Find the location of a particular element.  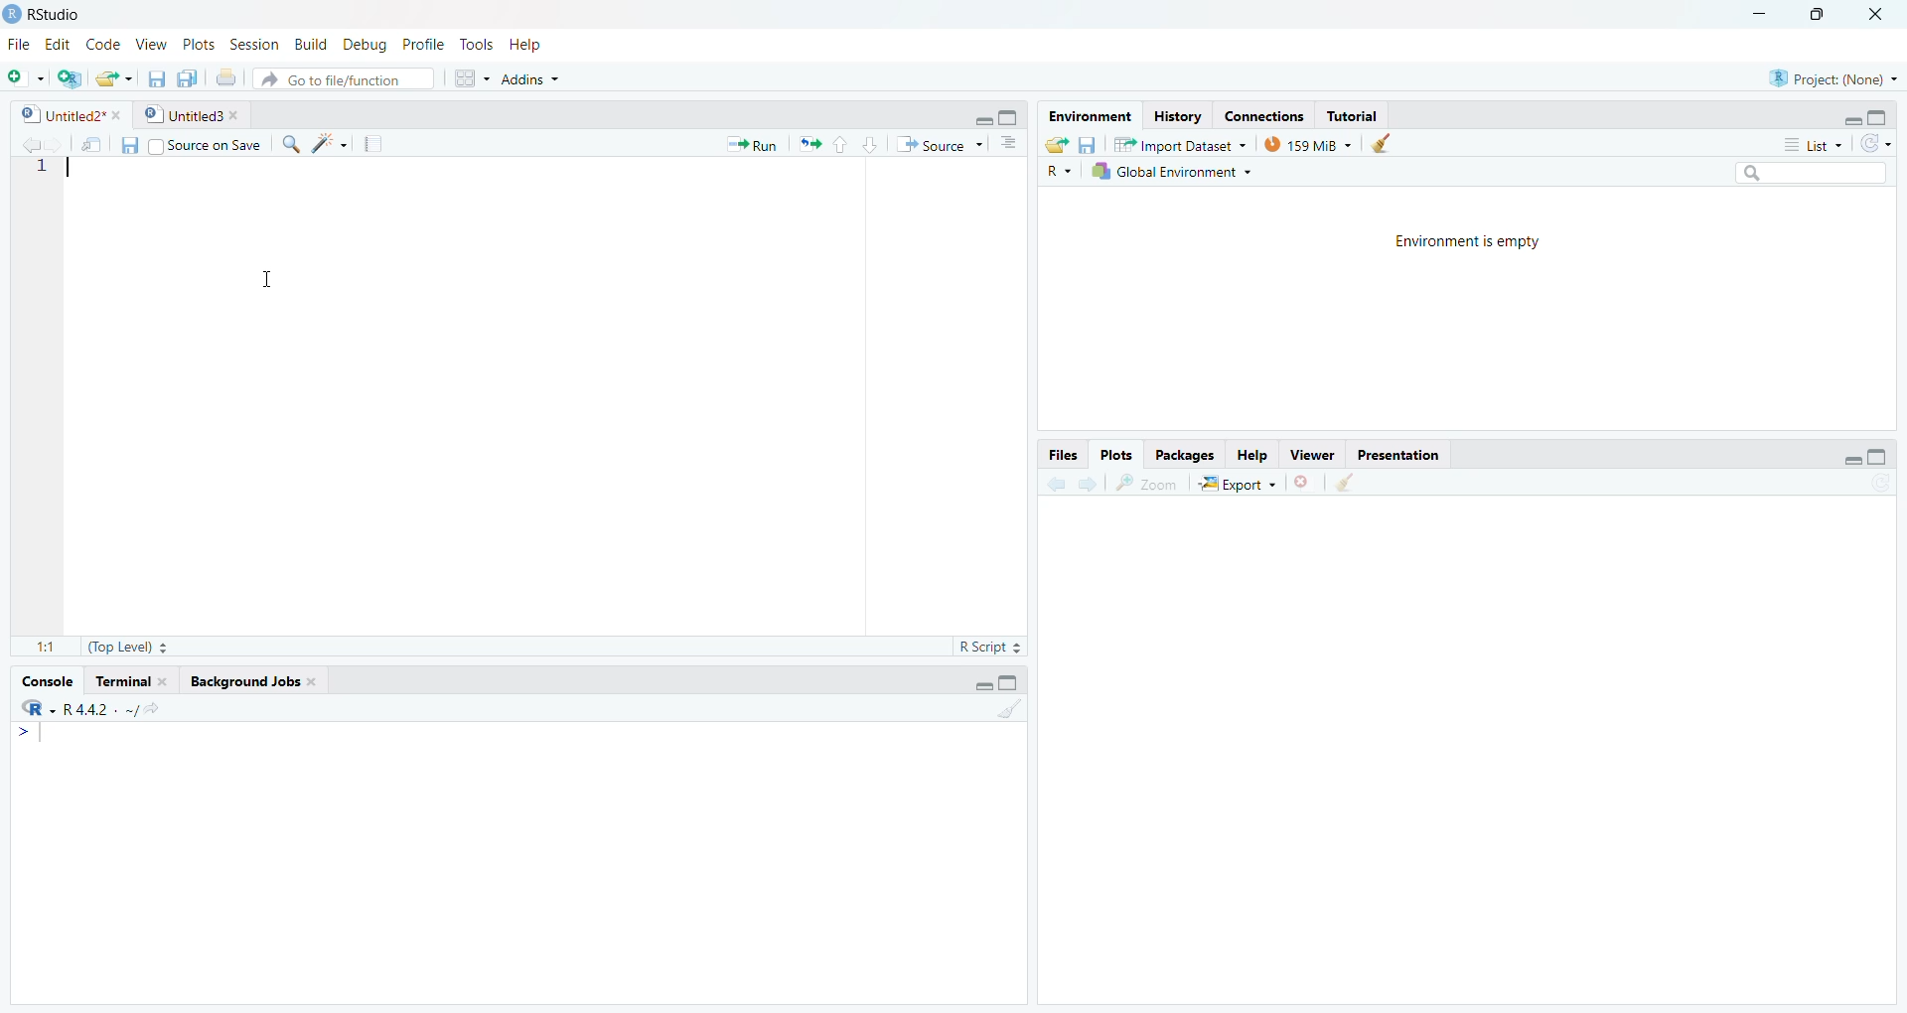

File is located at coordinates (17, 44).